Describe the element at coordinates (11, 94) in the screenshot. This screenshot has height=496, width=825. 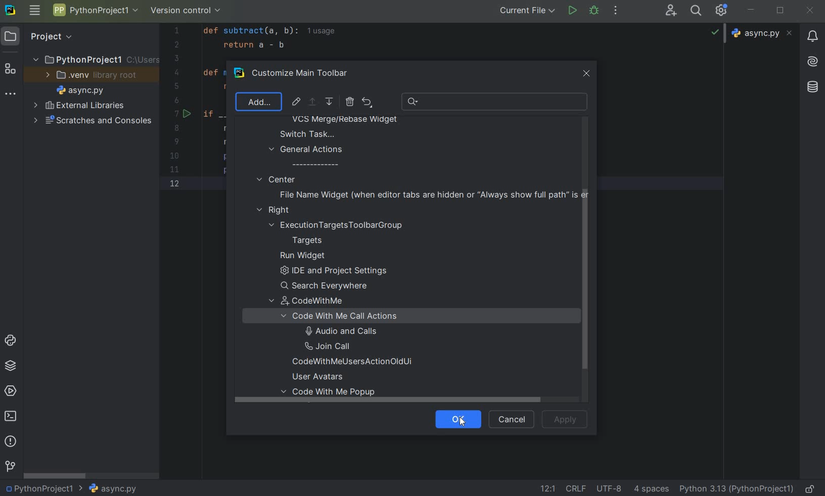
I see `MORE TOOL WINDOWS` at that location.